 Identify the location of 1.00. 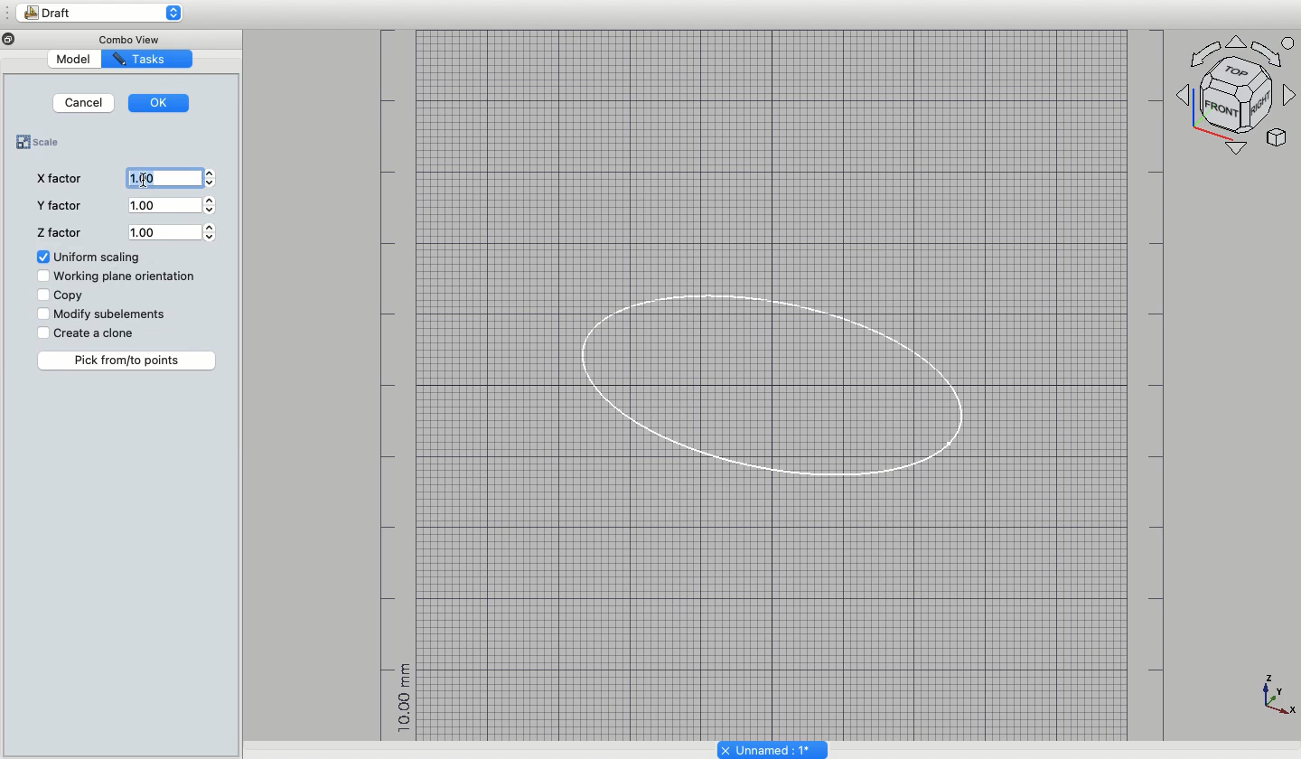
(173, 231).